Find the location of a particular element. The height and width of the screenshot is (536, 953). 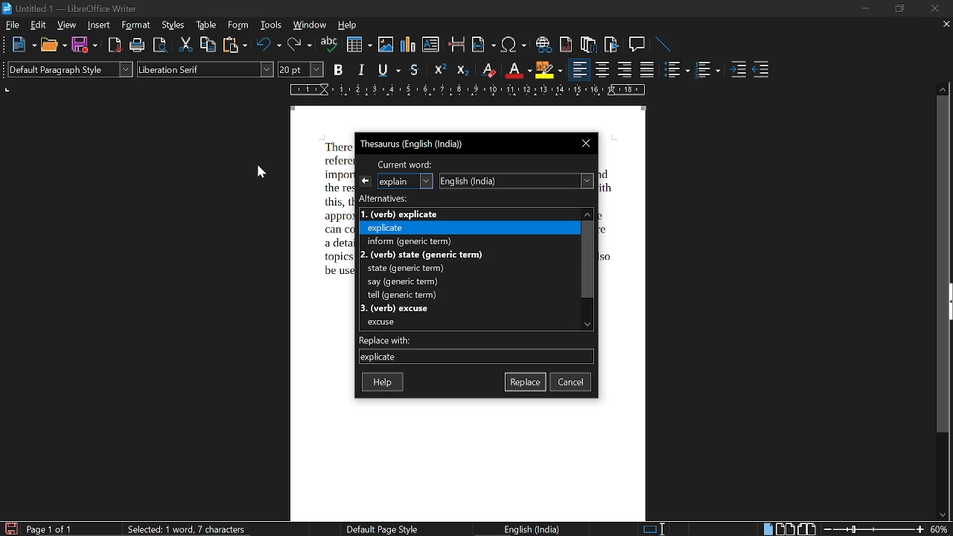

save is located at coordinates (85, 45).